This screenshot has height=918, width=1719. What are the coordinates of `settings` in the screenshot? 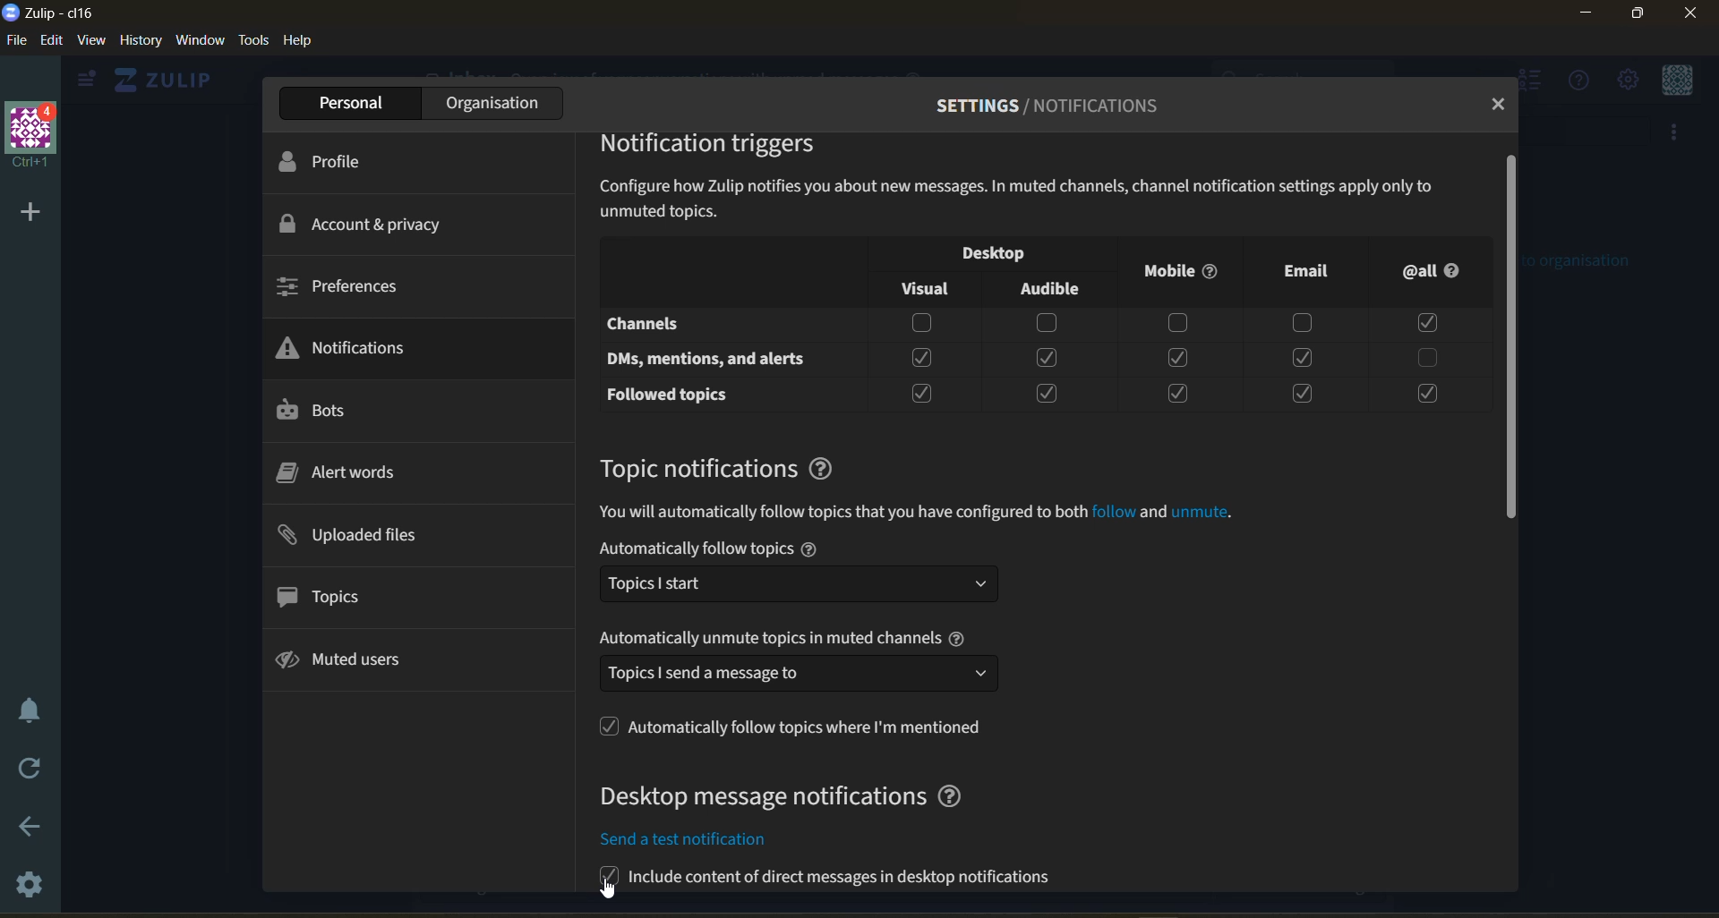 It's located at (30, 890).